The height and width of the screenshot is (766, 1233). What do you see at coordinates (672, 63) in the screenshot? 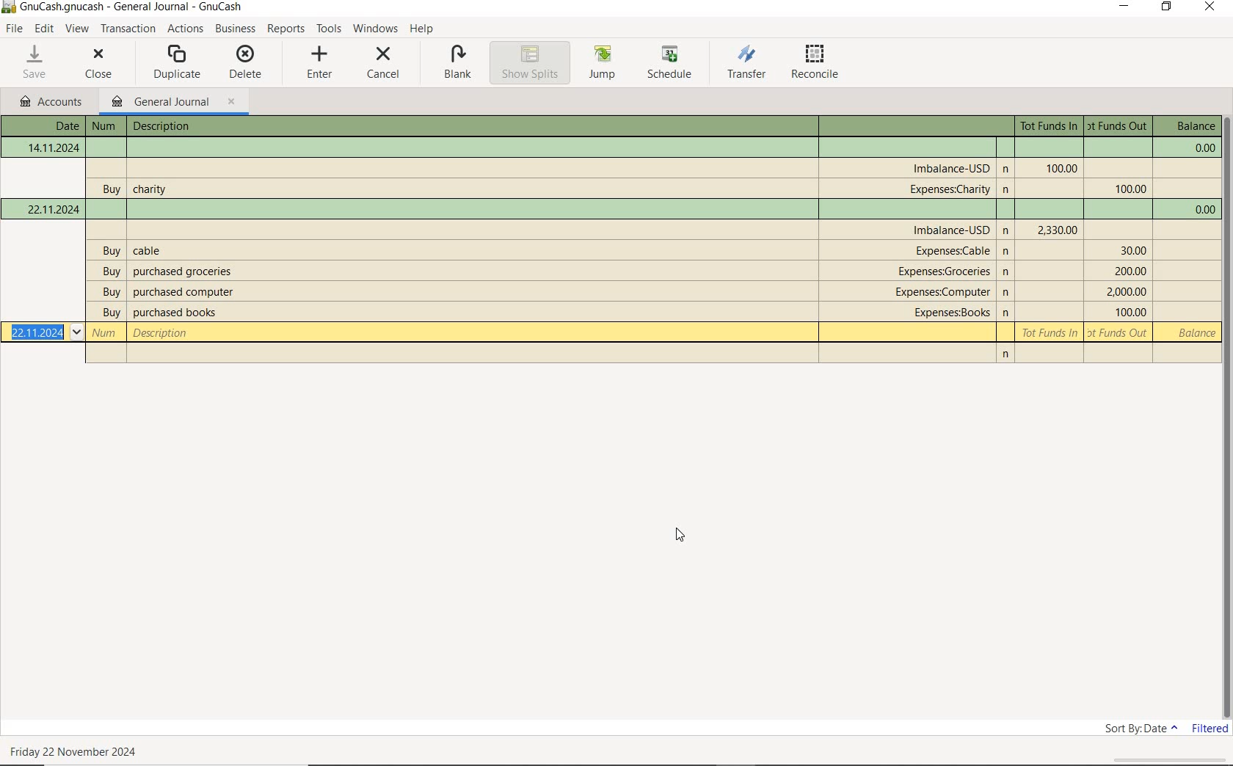
I see `SCHEDULE` at bounding box center [672, 63].